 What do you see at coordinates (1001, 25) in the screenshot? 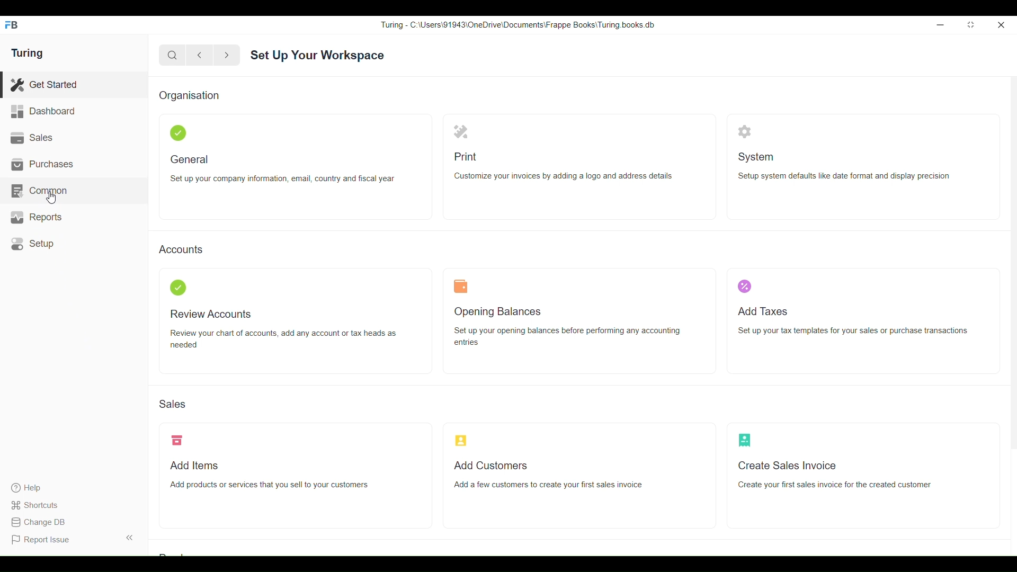
I see `Close` at bounding box center [1001, 25].